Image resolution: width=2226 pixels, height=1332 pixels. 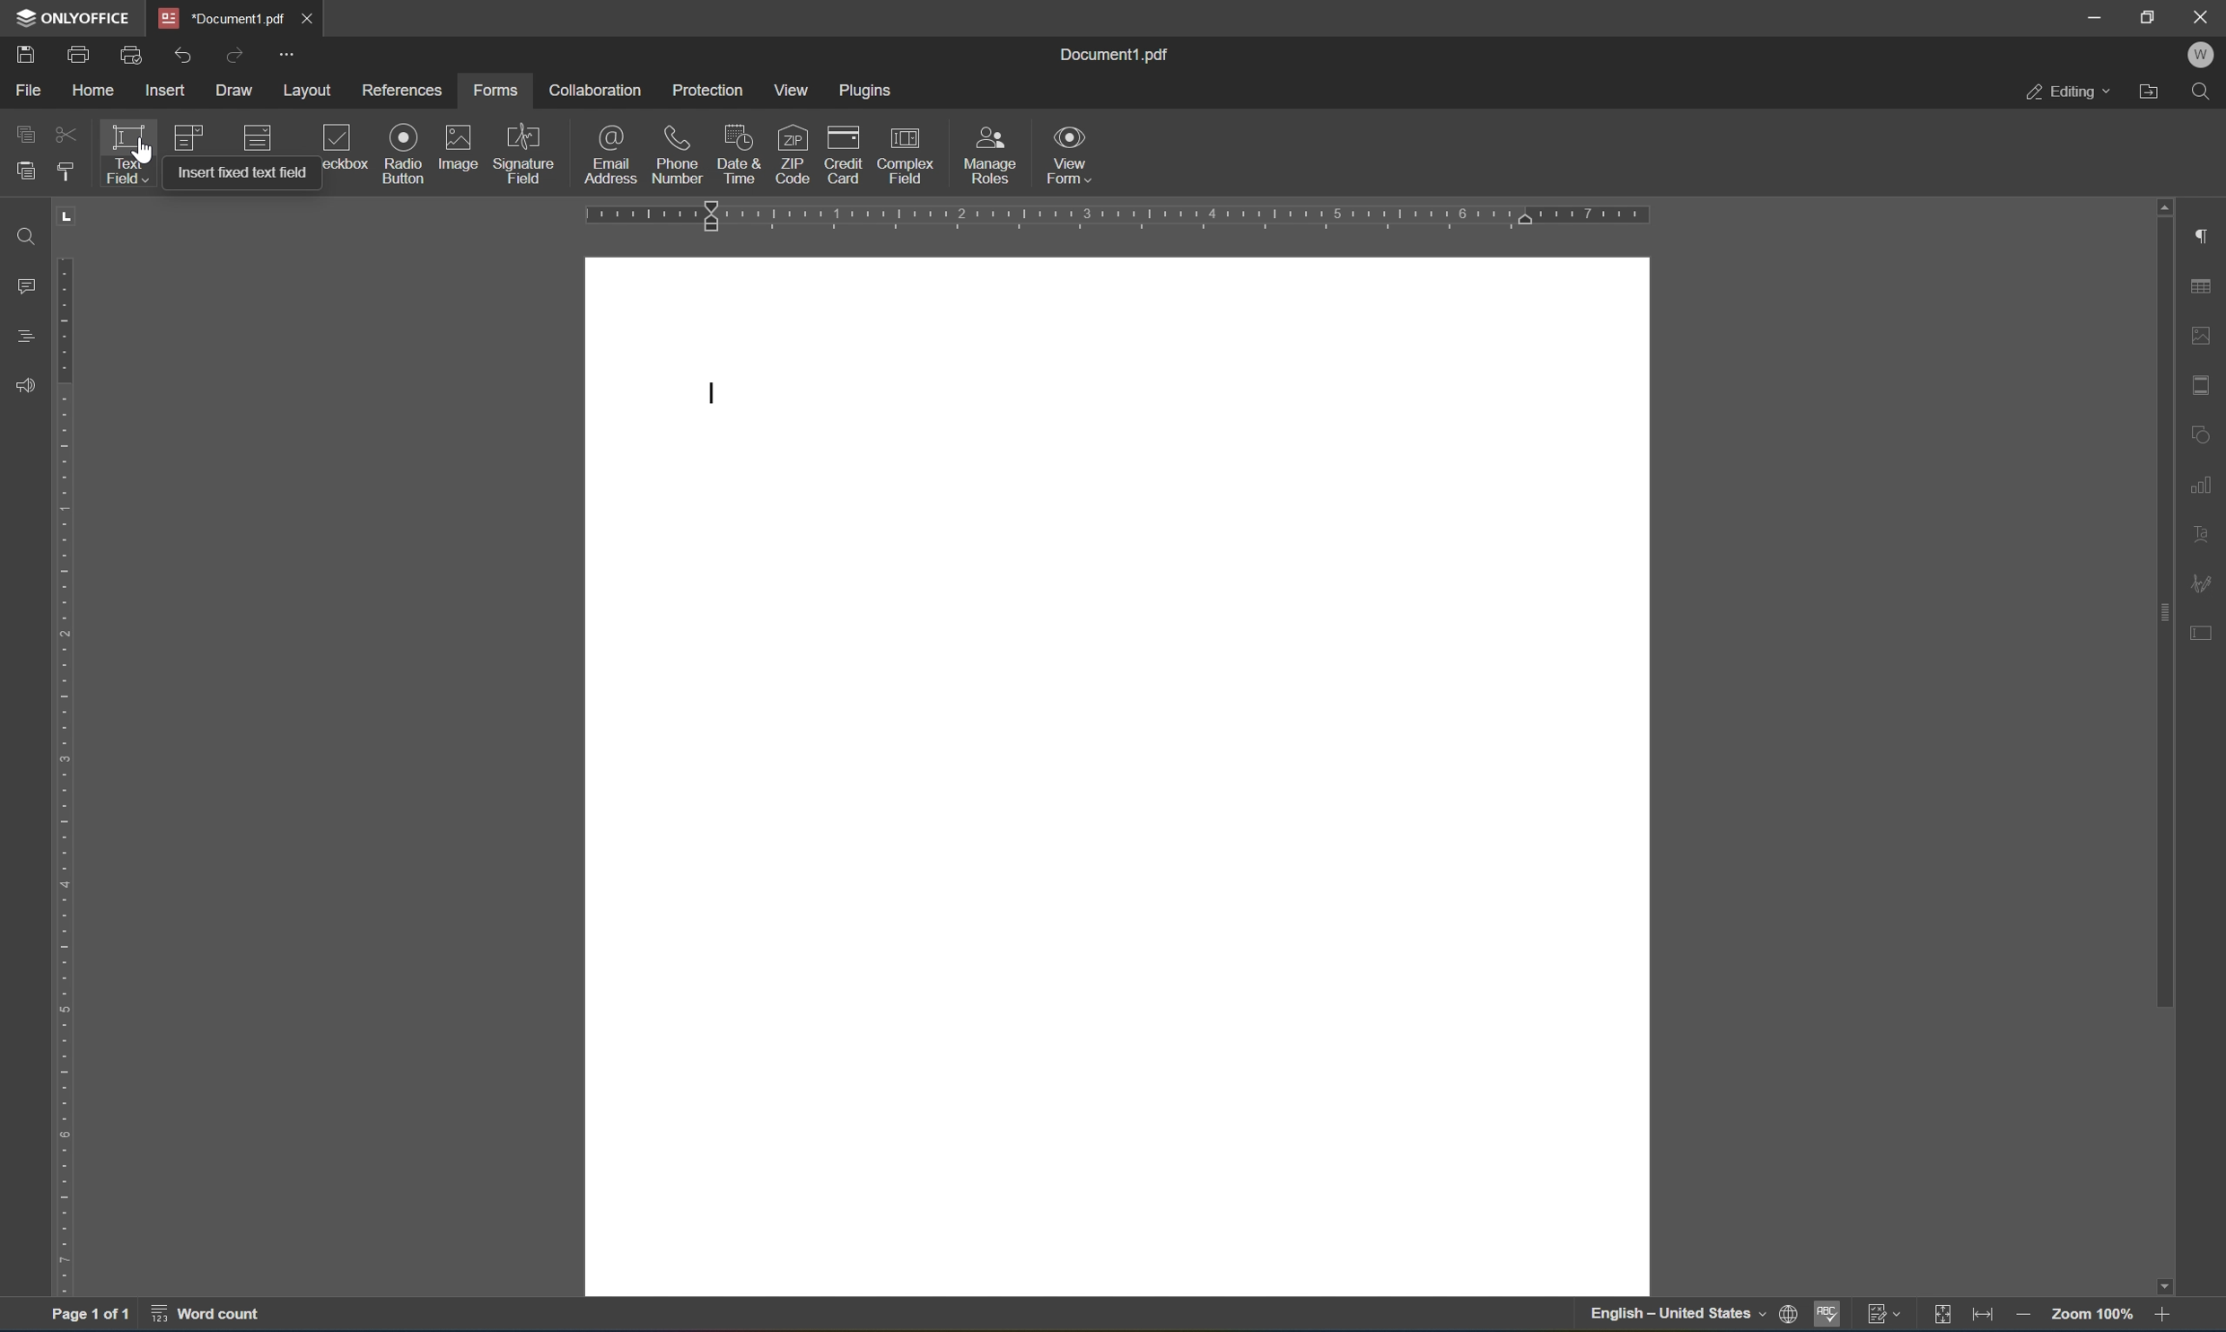 What do you see at coordinates (309, 90) in the screenshot?
I see `layout` at bounding box center [309, 90].